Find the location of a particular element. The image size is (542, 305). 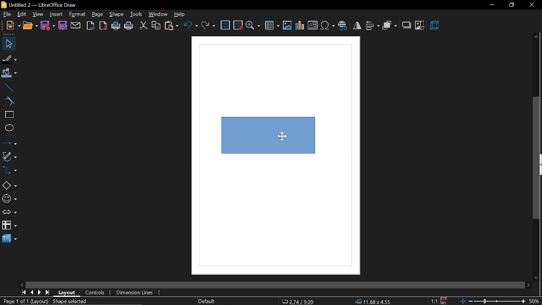

restore down is located at coordinates (509, 5).